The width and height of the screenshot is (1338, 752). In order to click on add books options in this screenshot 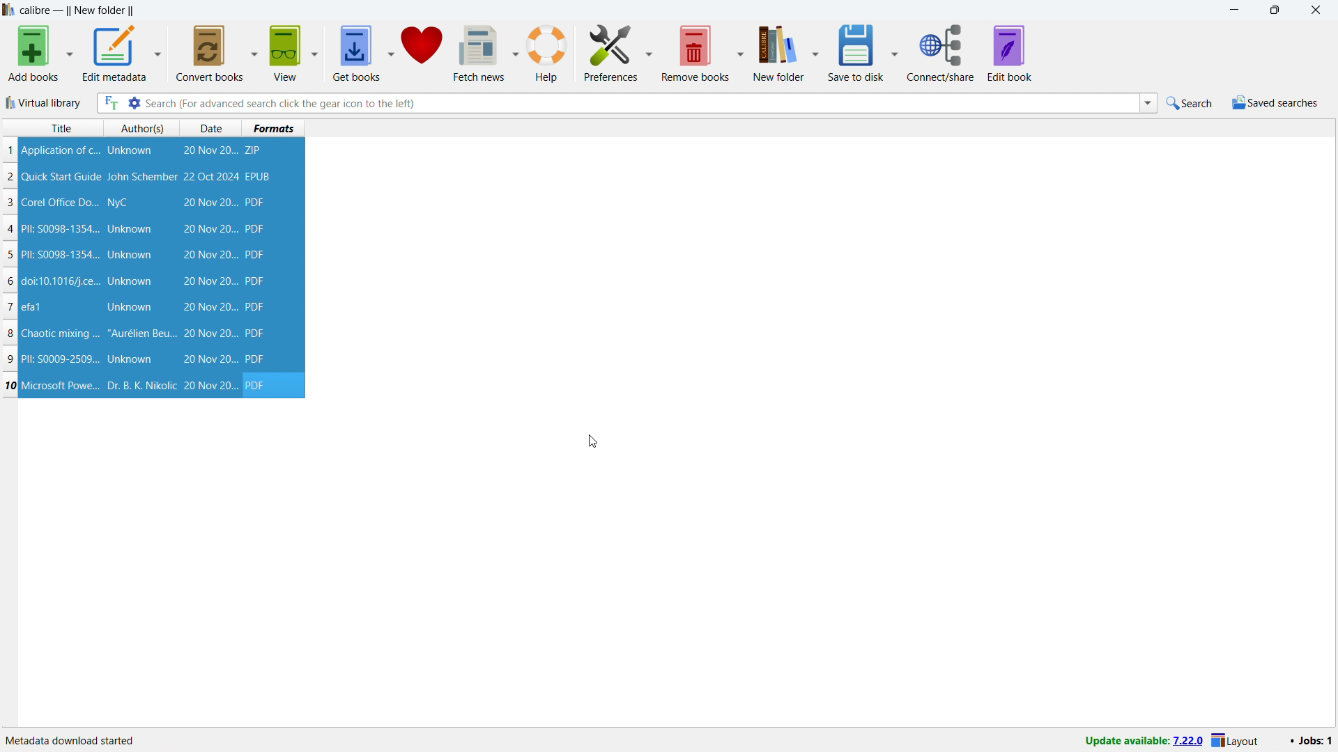, I will do `click(70, 52)`.